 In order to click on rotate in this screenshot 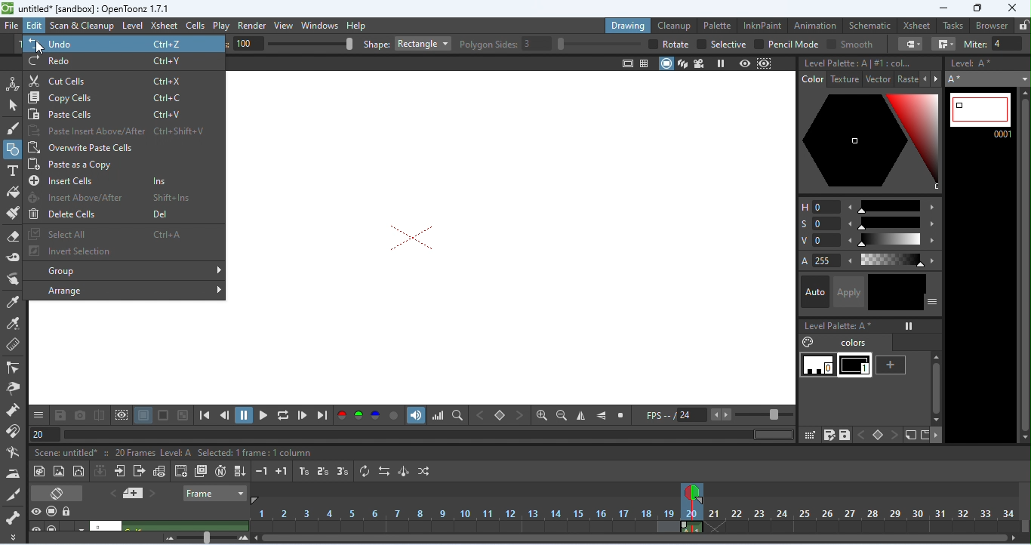, I will do `click(667, 45)`.